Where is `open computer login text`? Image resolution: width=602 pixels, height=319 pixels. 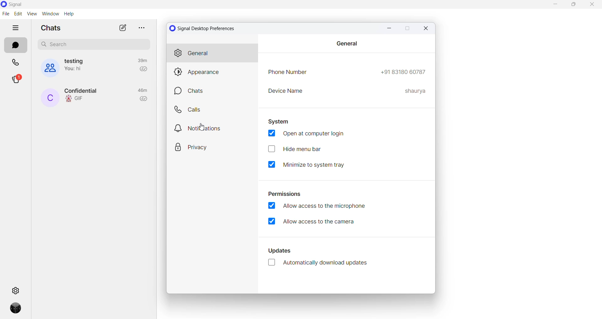 open computer login text is located at coordinates (310, 134).